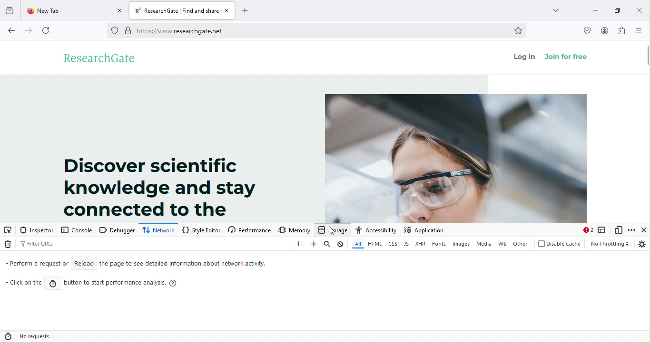 This screenshot has height=343, width=650. What do you see at coordinates (10, 29) in the screenshot?
I see `back` at bounding box center [10, 29].